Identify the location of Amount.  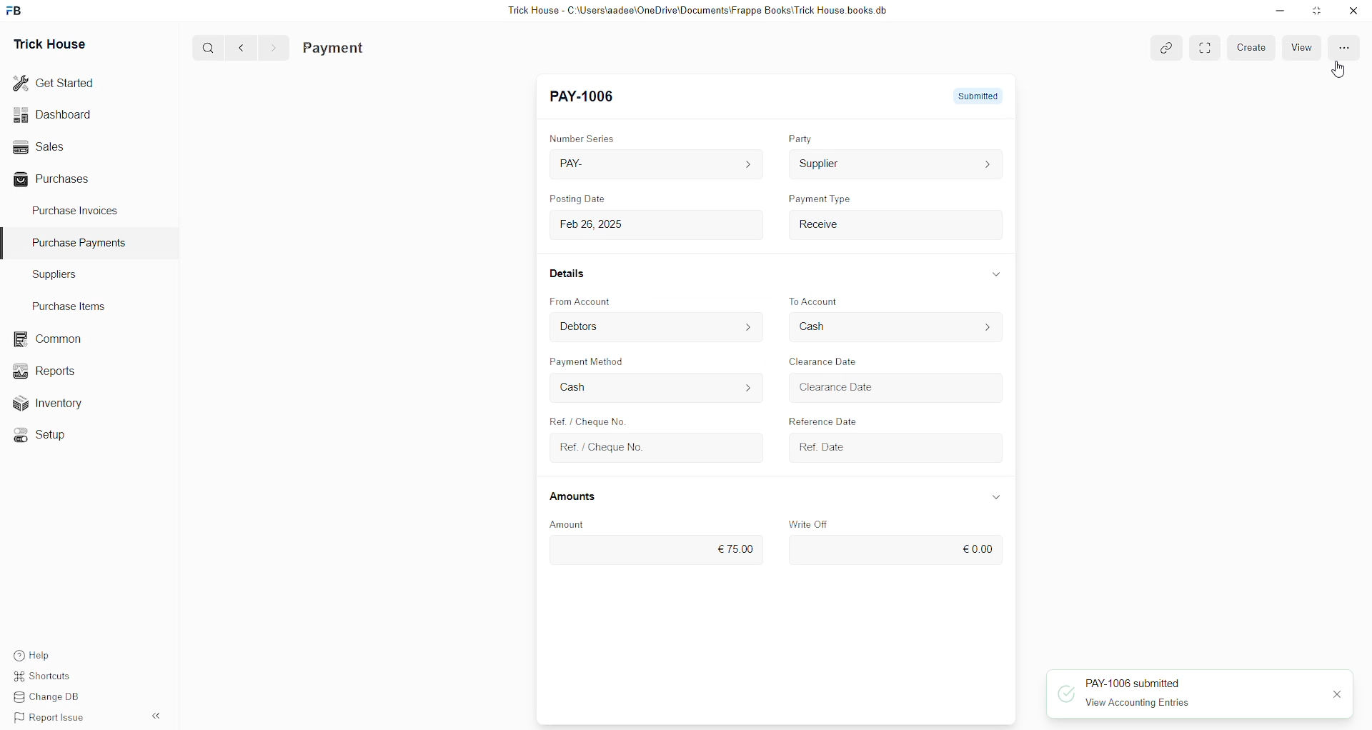
(575, 524).